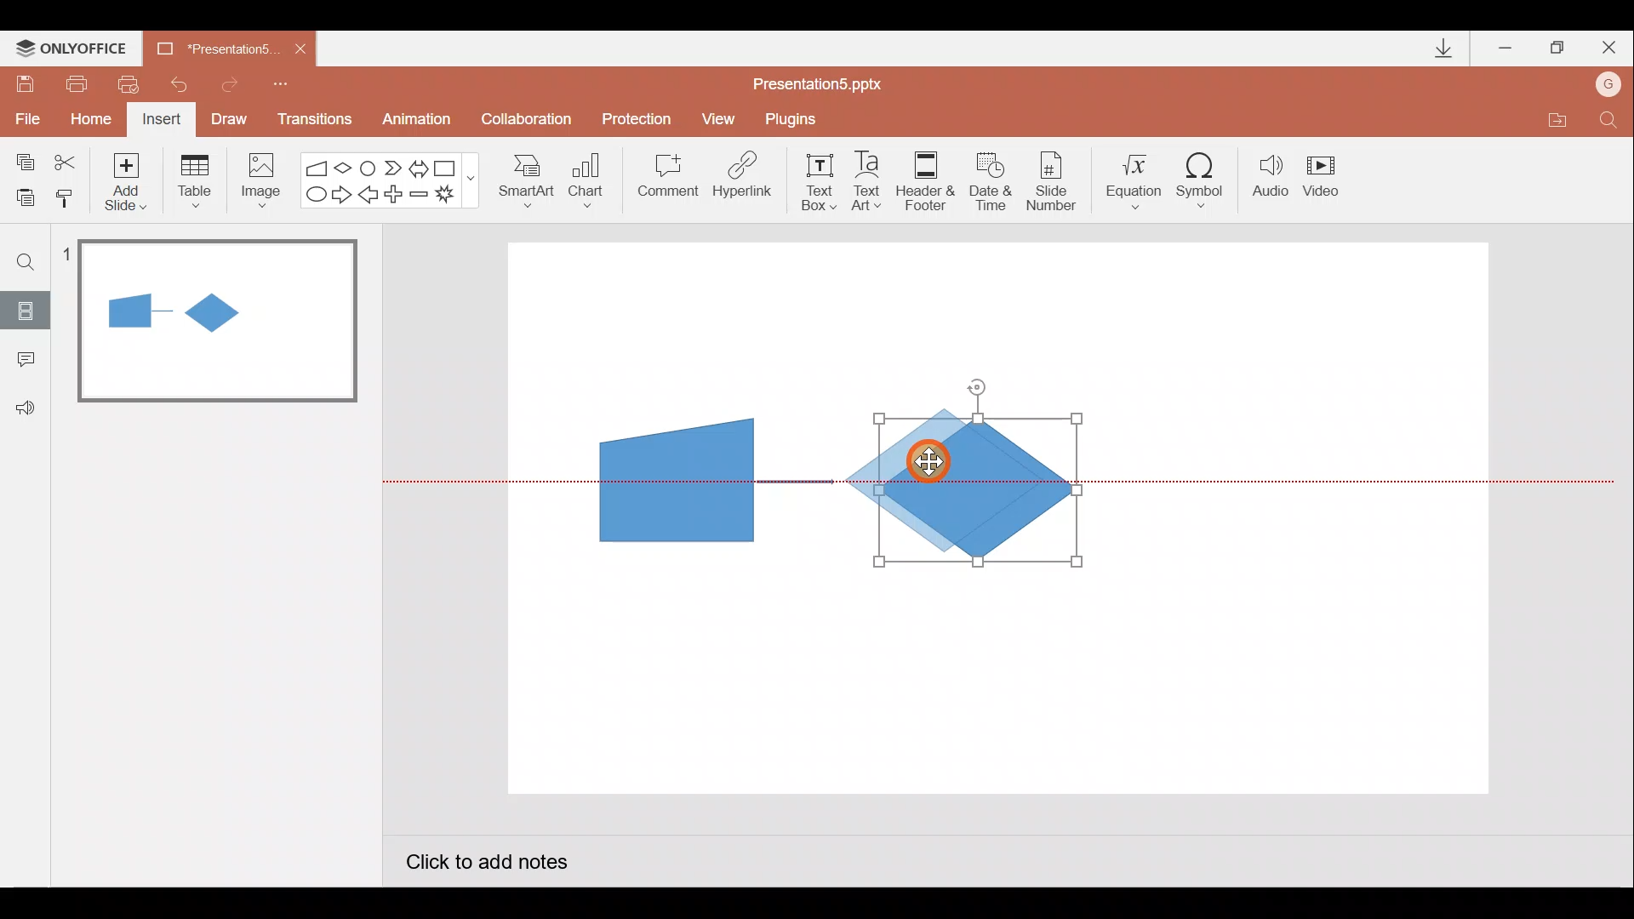 The image size is (1634, 919). I want to click on Copy, so click(22, 159).